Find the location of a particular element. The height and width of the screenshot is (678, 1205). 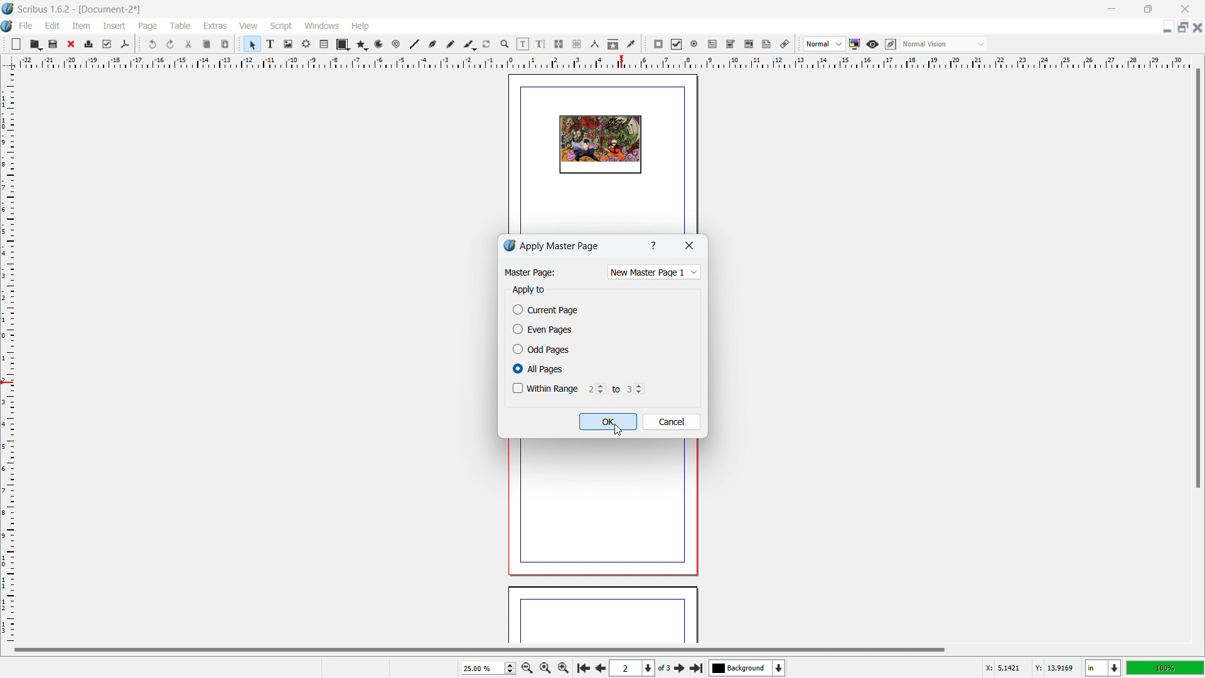

range starting from page number is located at coordinates (594, 388).